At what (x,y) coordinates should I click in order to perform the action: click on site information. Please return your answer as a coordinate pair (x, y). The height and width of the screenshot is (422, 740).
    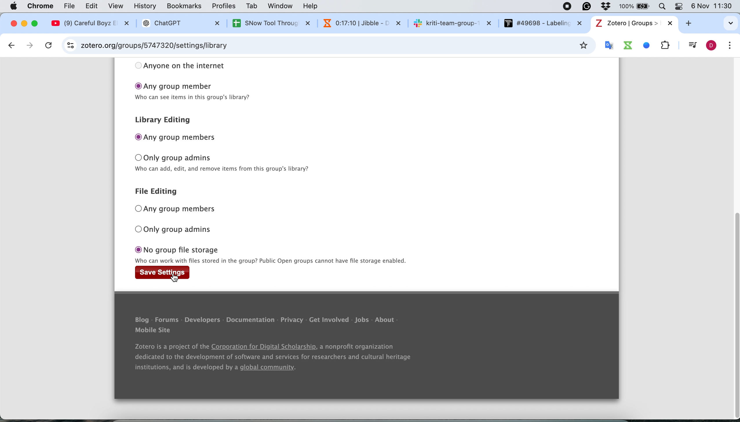
    Looking at the image, I should click on (71, 45).